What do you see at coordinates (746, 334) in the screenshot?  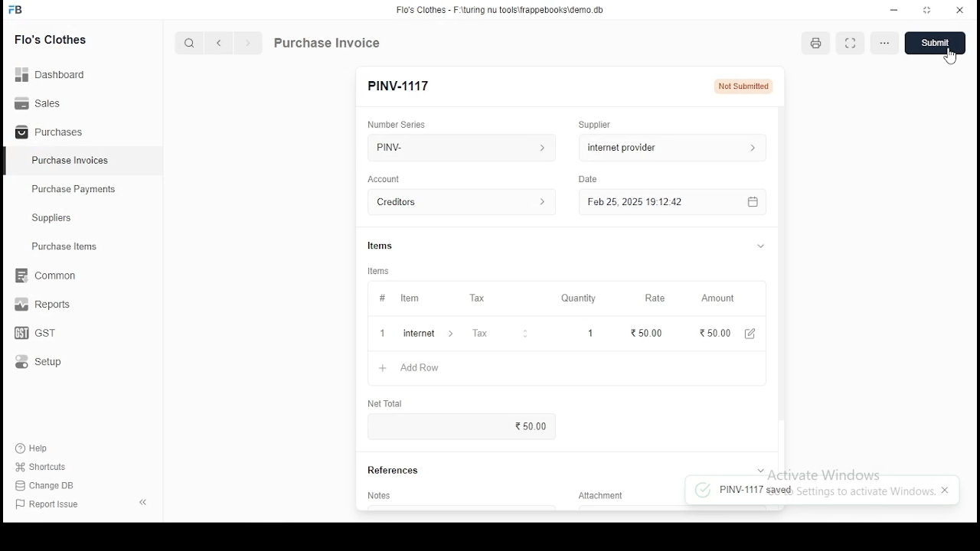 I see `edit` at bounding box center [746, 334].